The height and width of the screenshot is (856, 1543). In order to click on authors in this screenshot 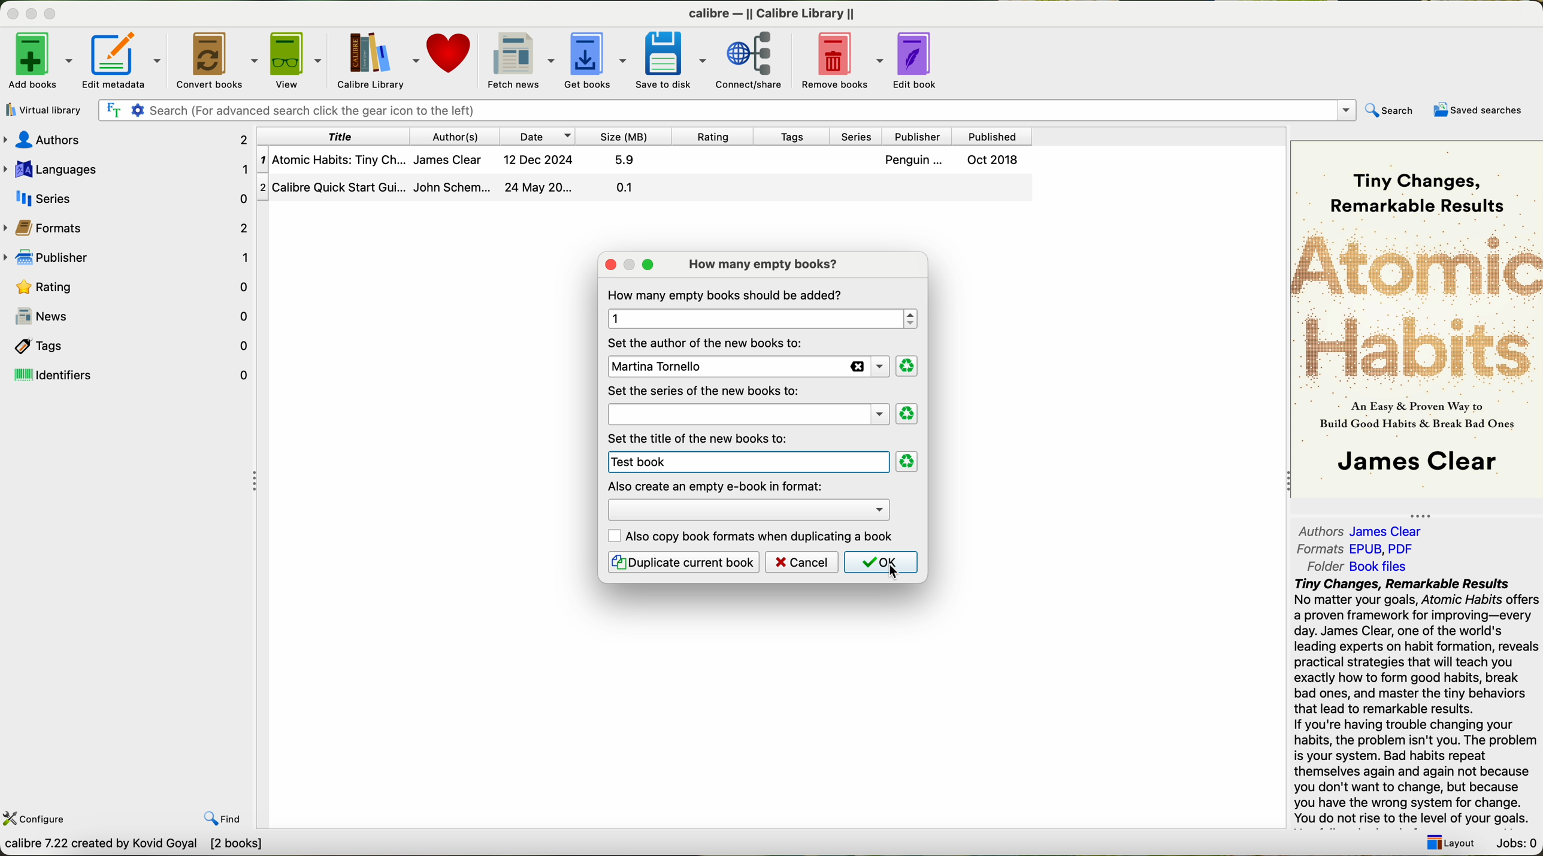, I will do `click(460, 136)`.